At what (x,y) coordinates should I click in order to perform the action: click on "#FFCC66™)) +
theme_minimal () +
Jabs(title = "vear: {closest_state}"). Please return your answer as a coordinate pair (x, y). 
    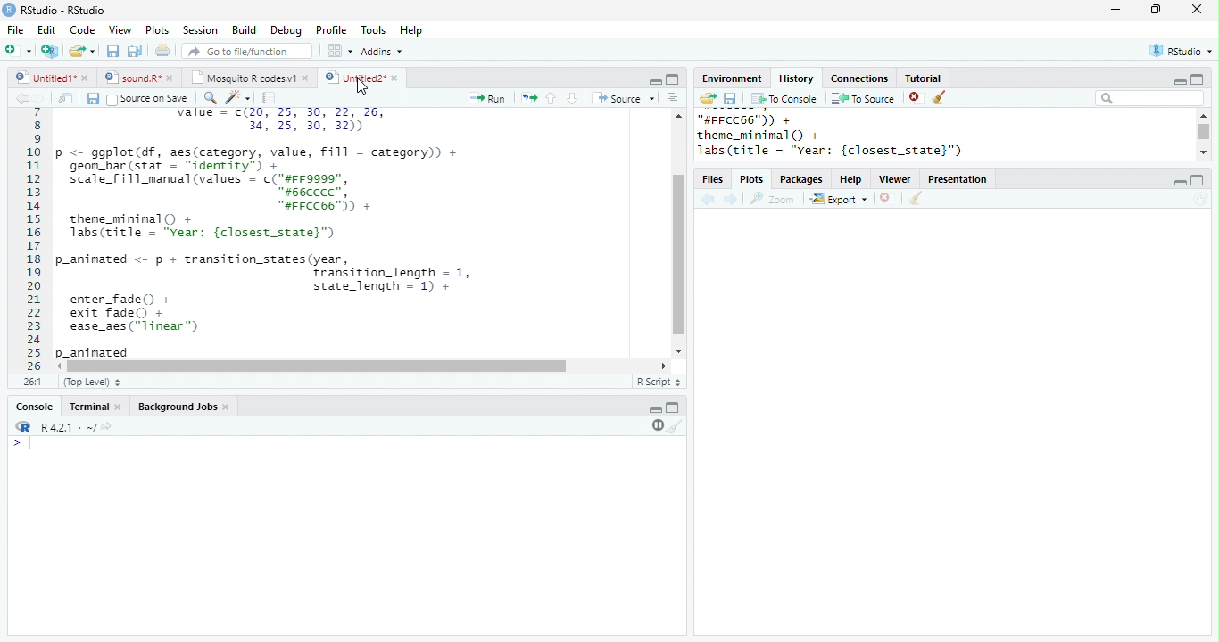
    Looking at the image, I should click on (846, 136).